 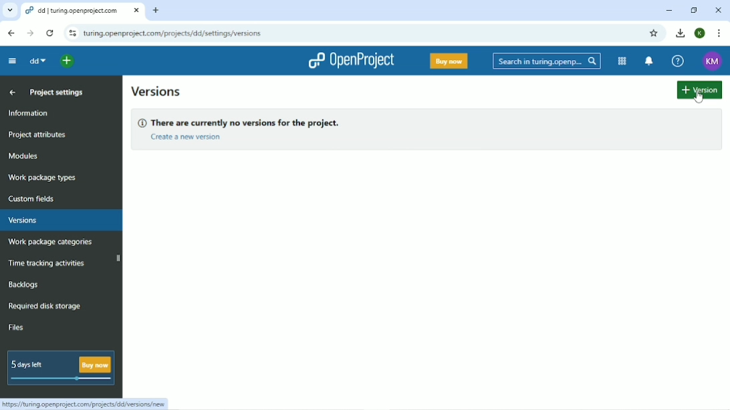 What do you see at coordinates (622, 61) in the screenshot?
I see `Modules` at bounding box center [622, 61].